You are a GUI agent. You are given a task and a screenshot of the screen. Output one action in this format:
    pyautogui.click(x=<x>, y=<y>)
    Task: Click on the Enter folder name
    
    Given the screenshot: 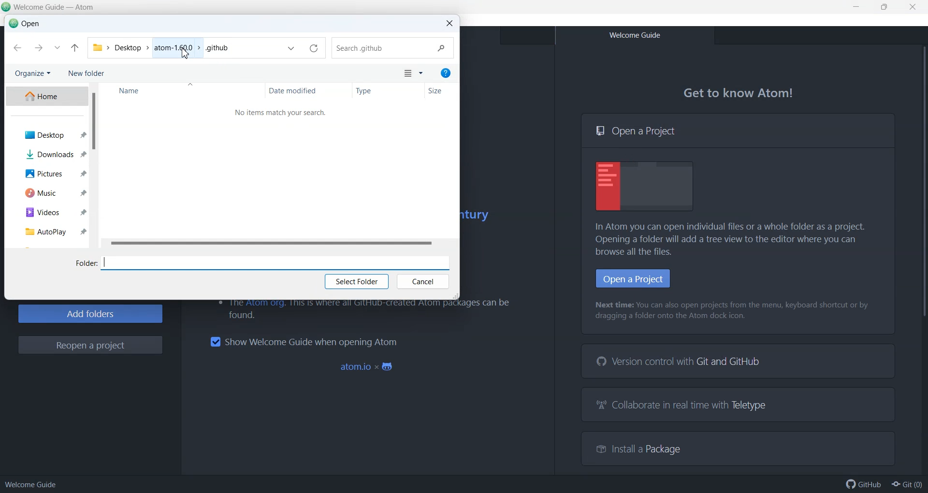 What is the action you would take?
    pyautogui.click(x=279, y=262)
    